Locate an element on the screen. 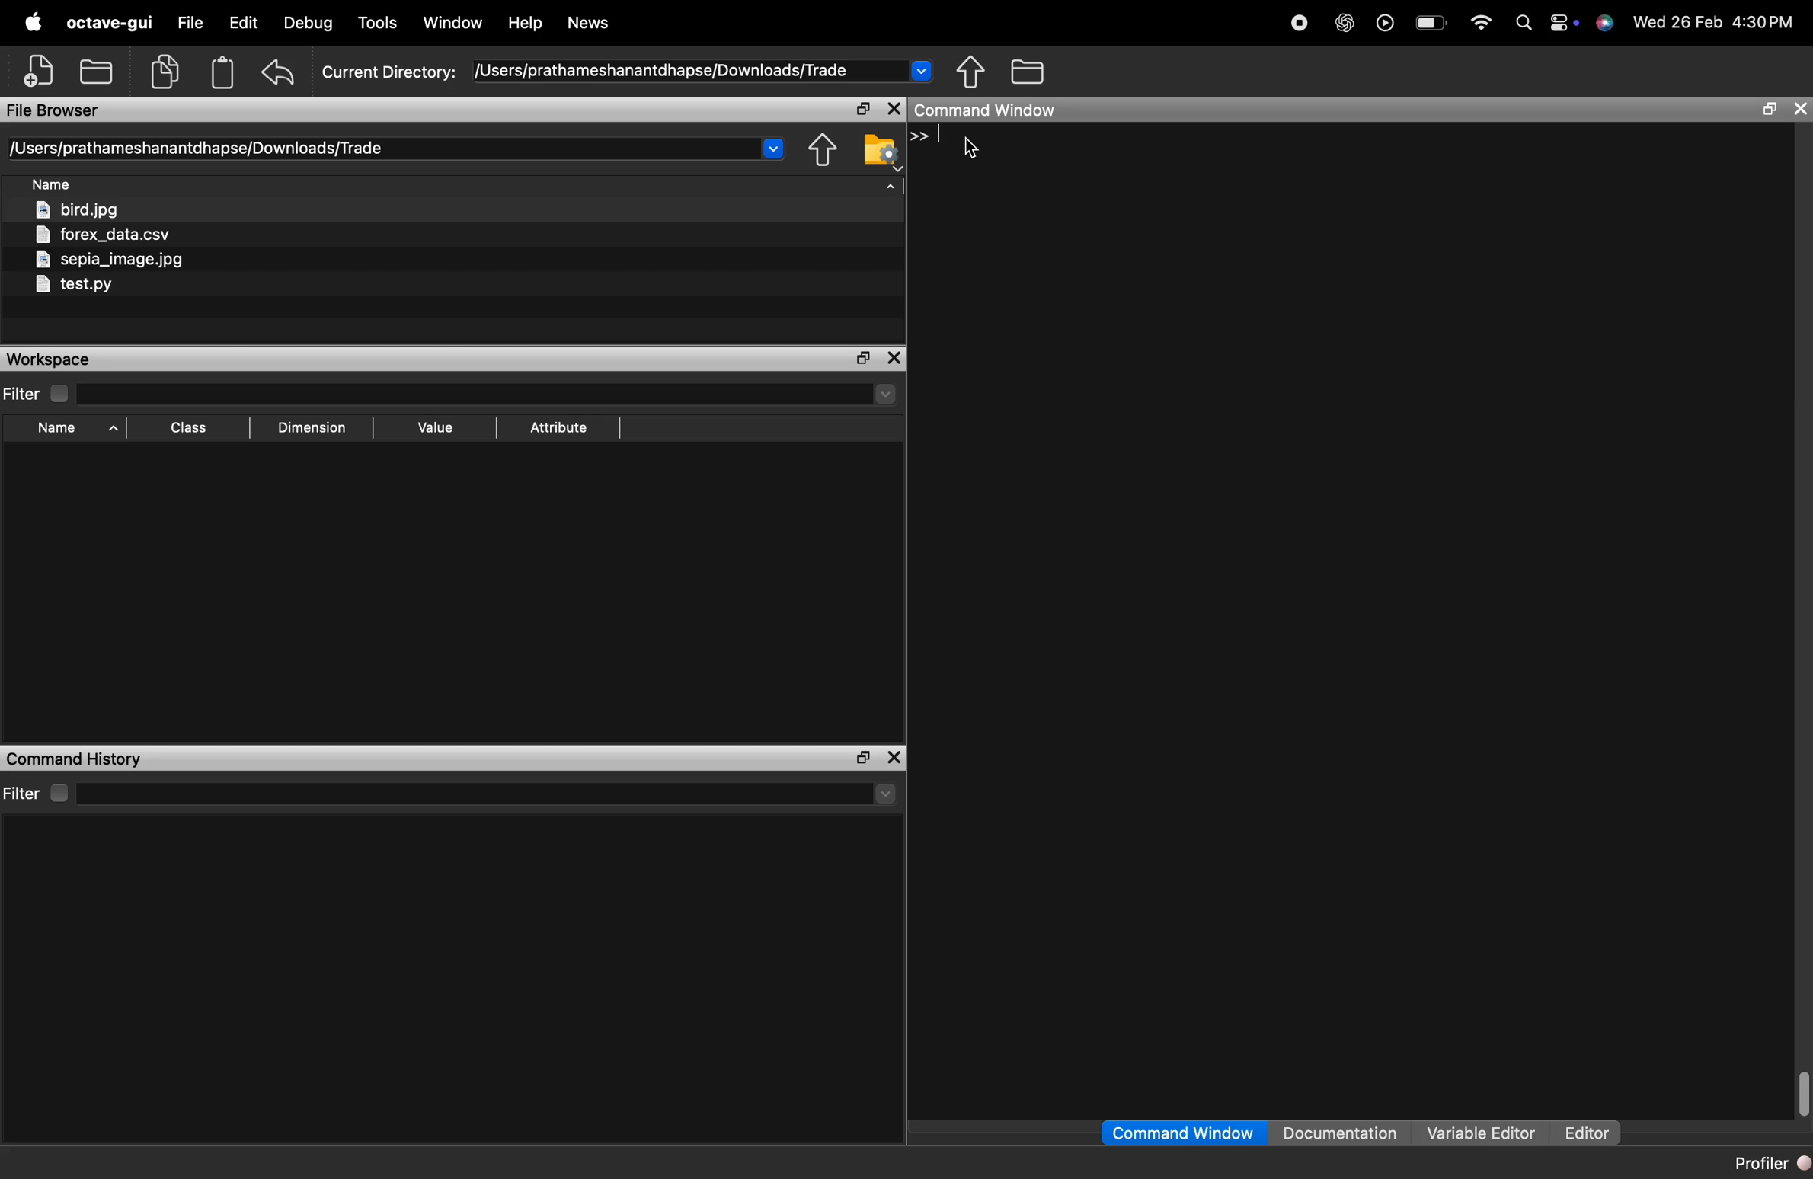  Command Window is located at coordinates (1183, 1133).